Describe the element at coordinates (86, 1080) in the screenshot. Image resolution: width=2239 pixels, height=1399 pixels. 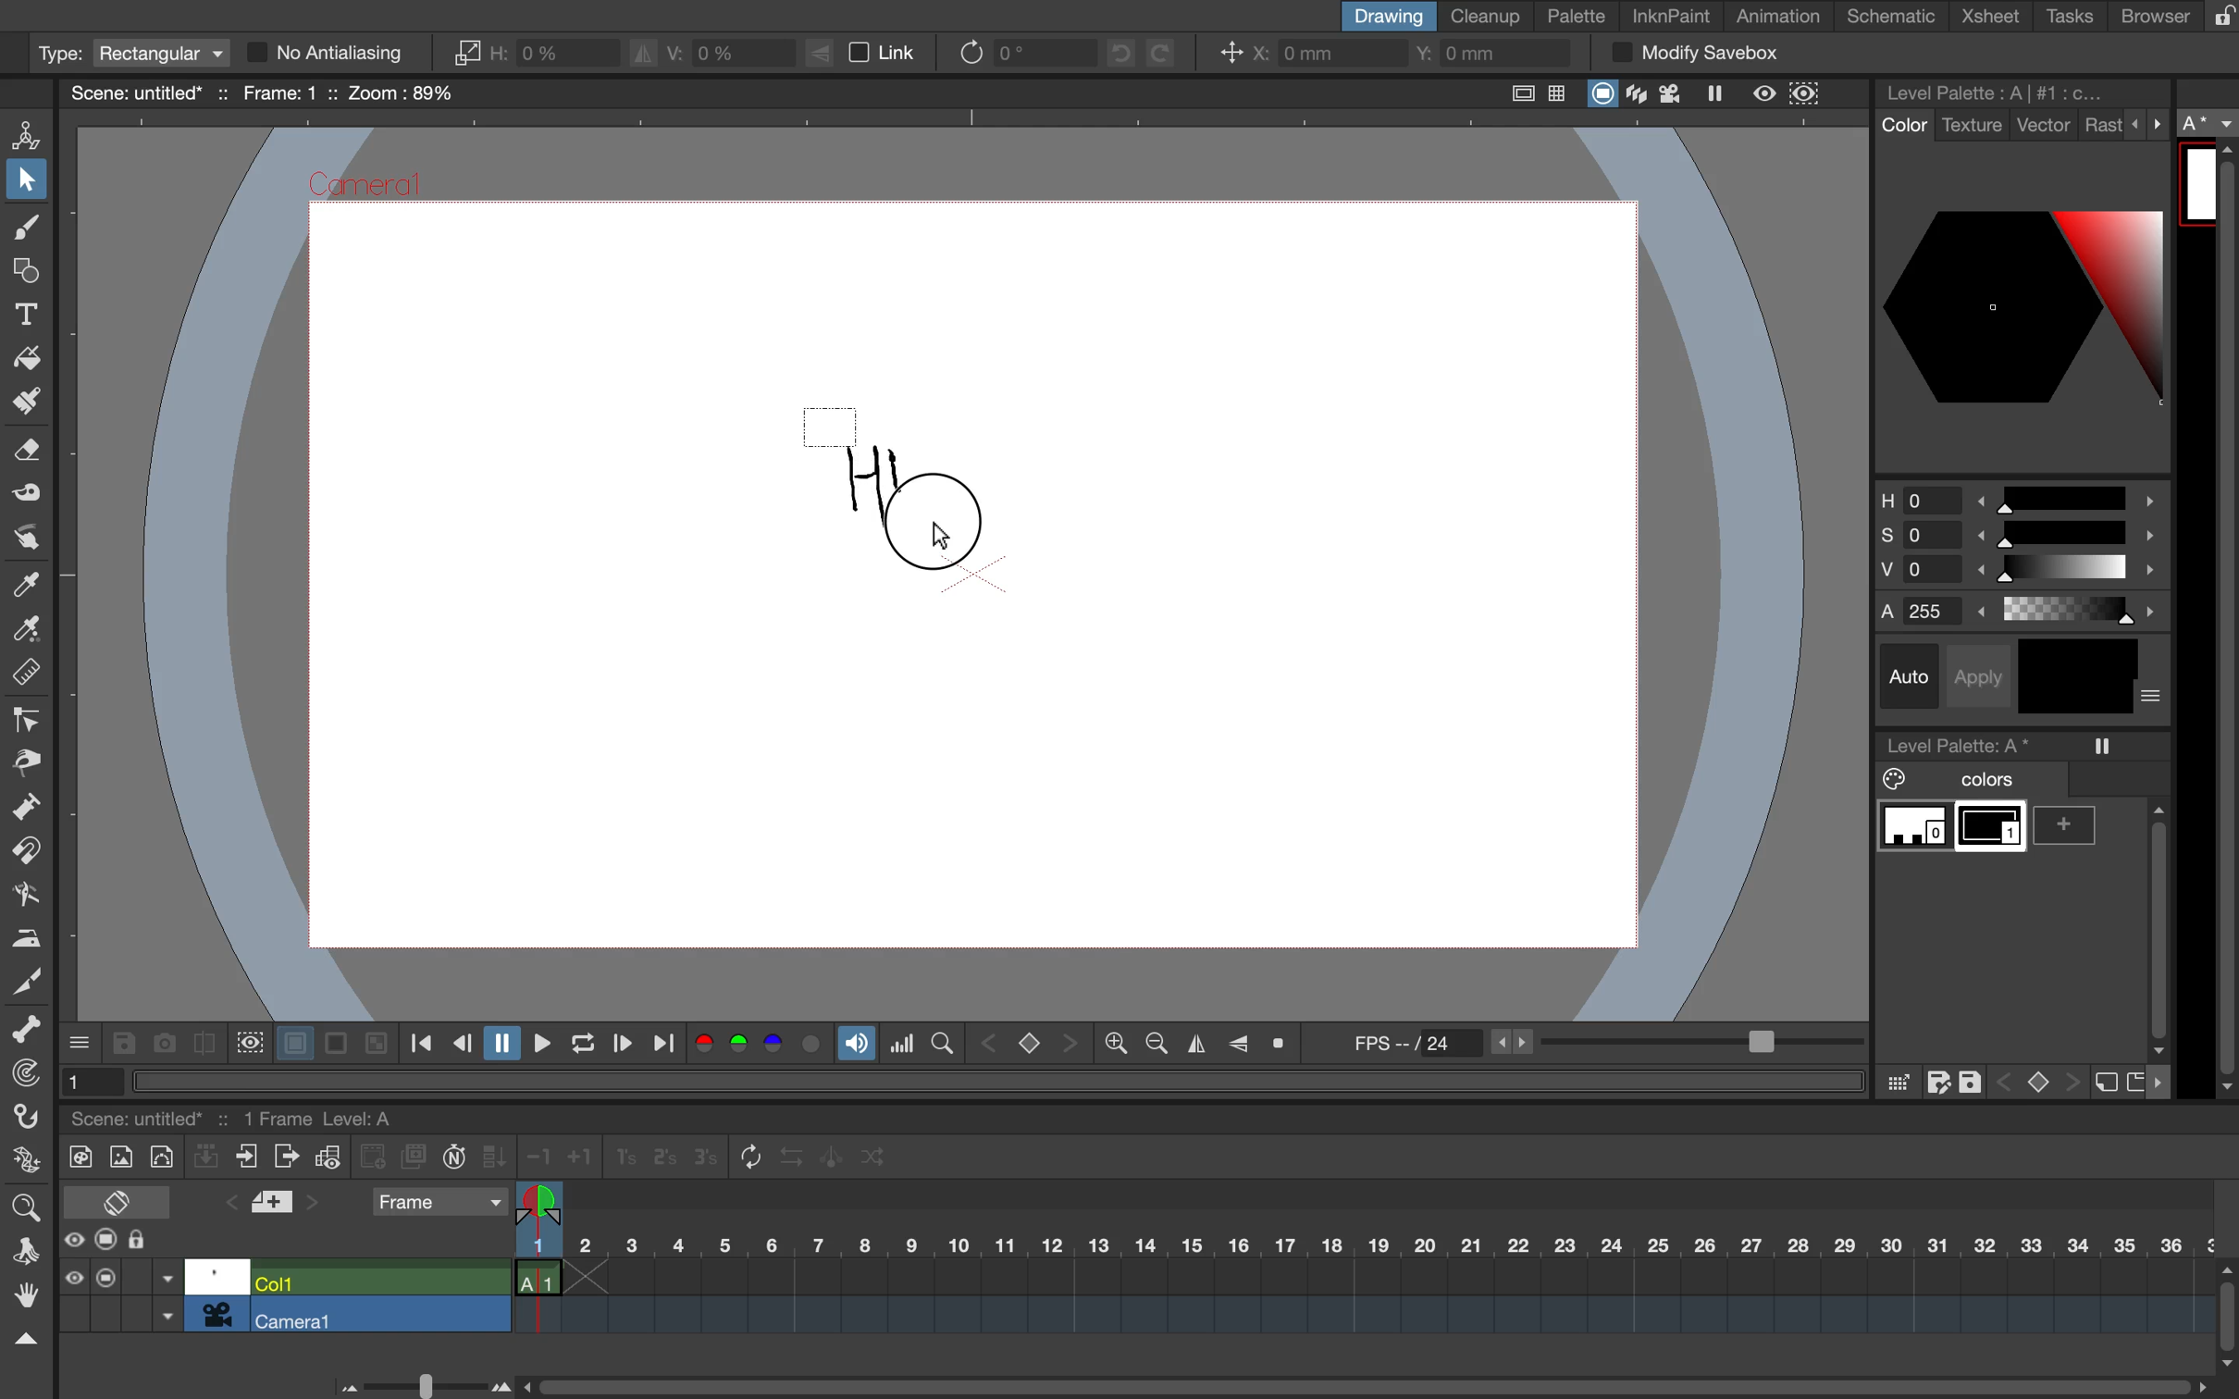
I see `1` at that location.